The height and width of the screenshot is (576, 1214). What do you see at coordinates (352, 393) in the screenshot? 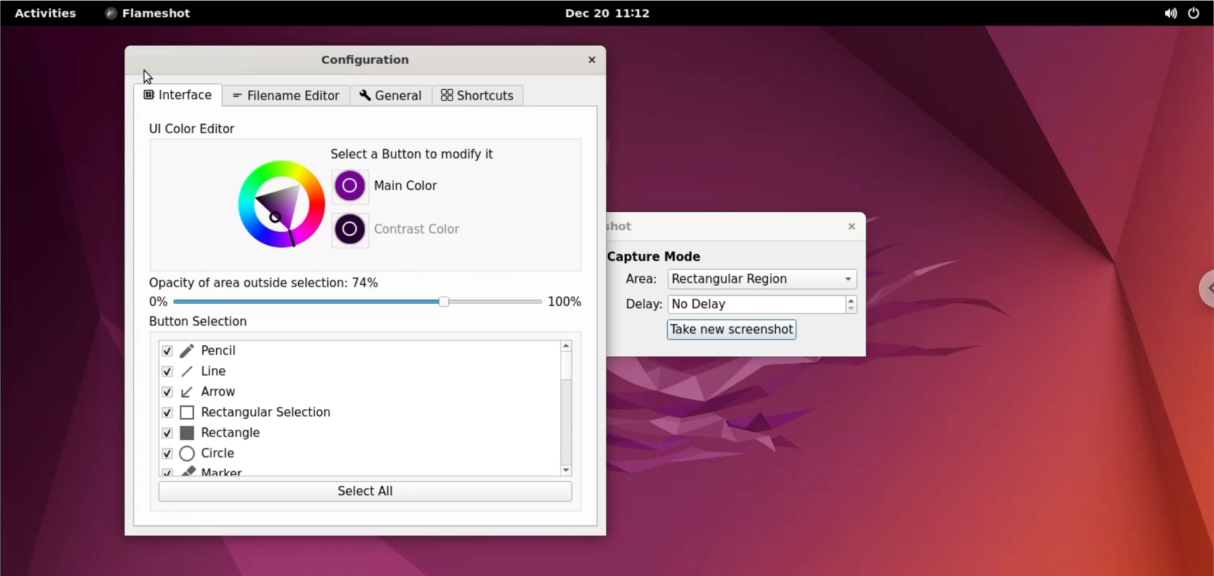
I see `arrow checkbox` at bounding box center [352, 393].